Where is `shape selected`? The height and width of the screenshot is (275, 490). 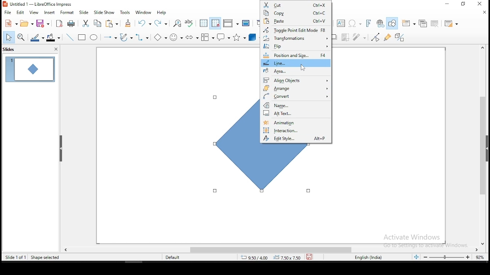
shape selected is located at coordinates (45, 257).